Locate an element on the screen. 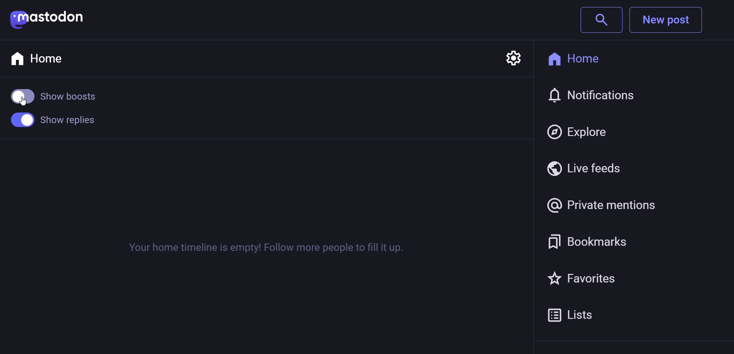 Image resolution: width=734 pixels, height=354 pixels. search is located at coordinates (602, 20).